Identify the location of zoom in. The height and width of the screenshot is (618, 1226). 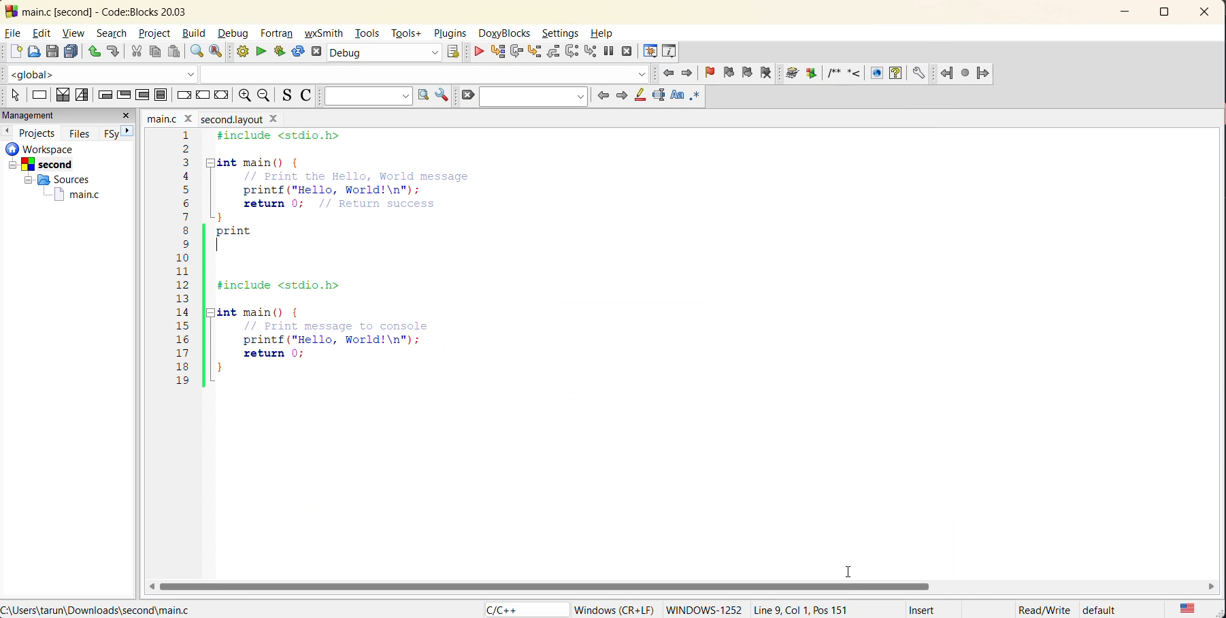
(265, 97).